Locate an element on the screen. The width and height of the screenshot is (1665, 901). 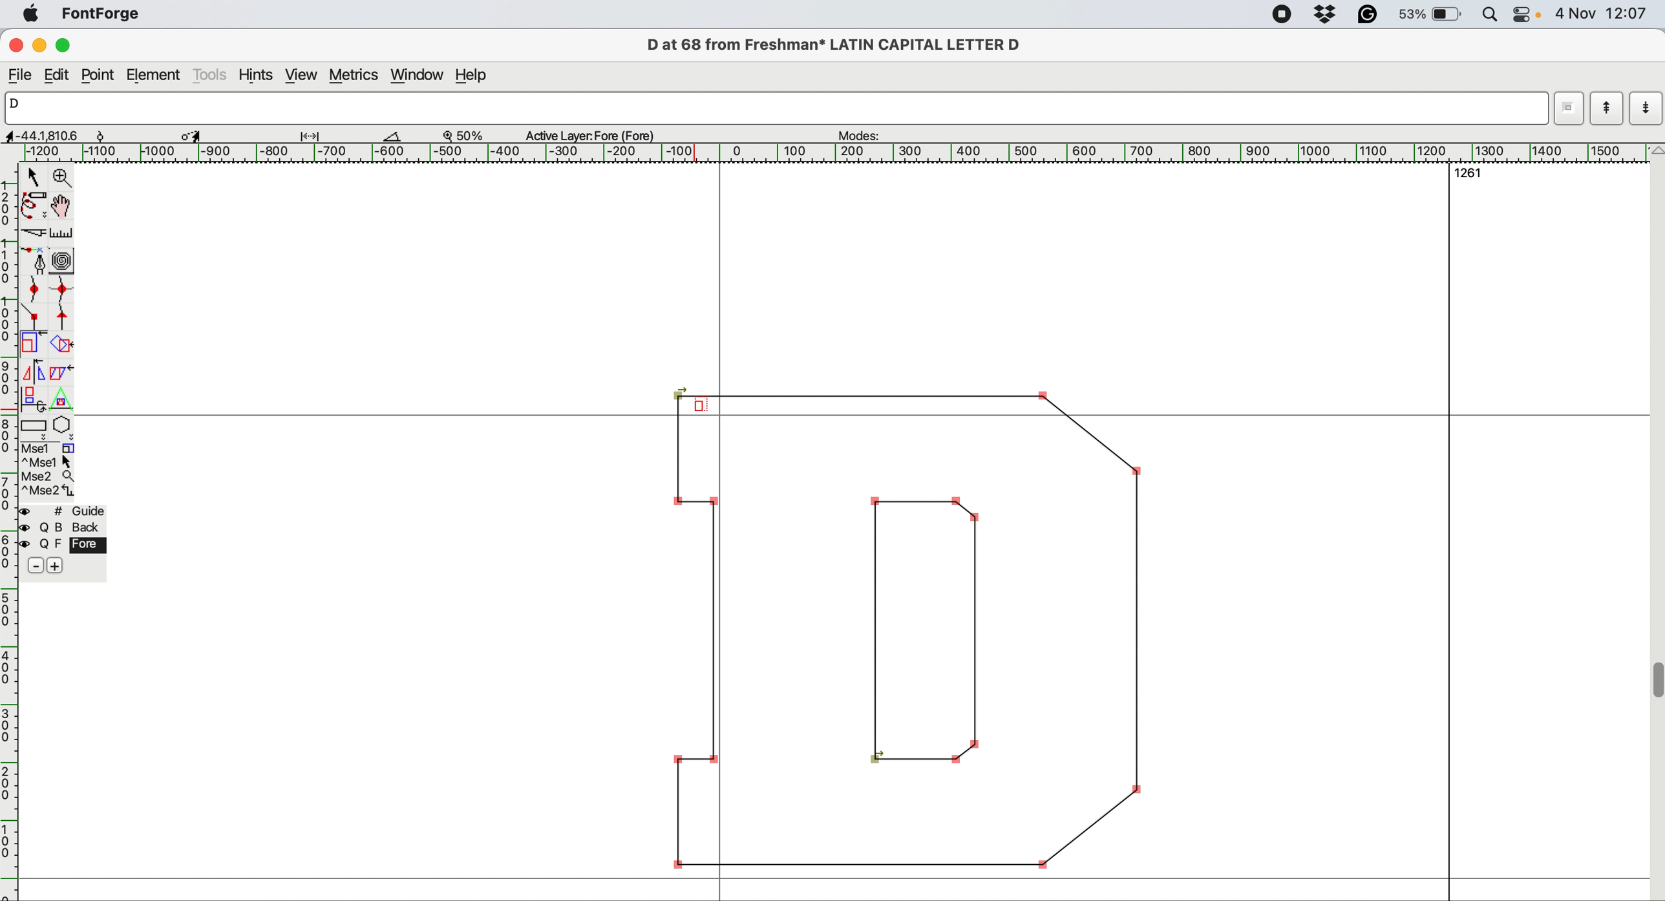
Q F fore is located at coordinates (67, 547).